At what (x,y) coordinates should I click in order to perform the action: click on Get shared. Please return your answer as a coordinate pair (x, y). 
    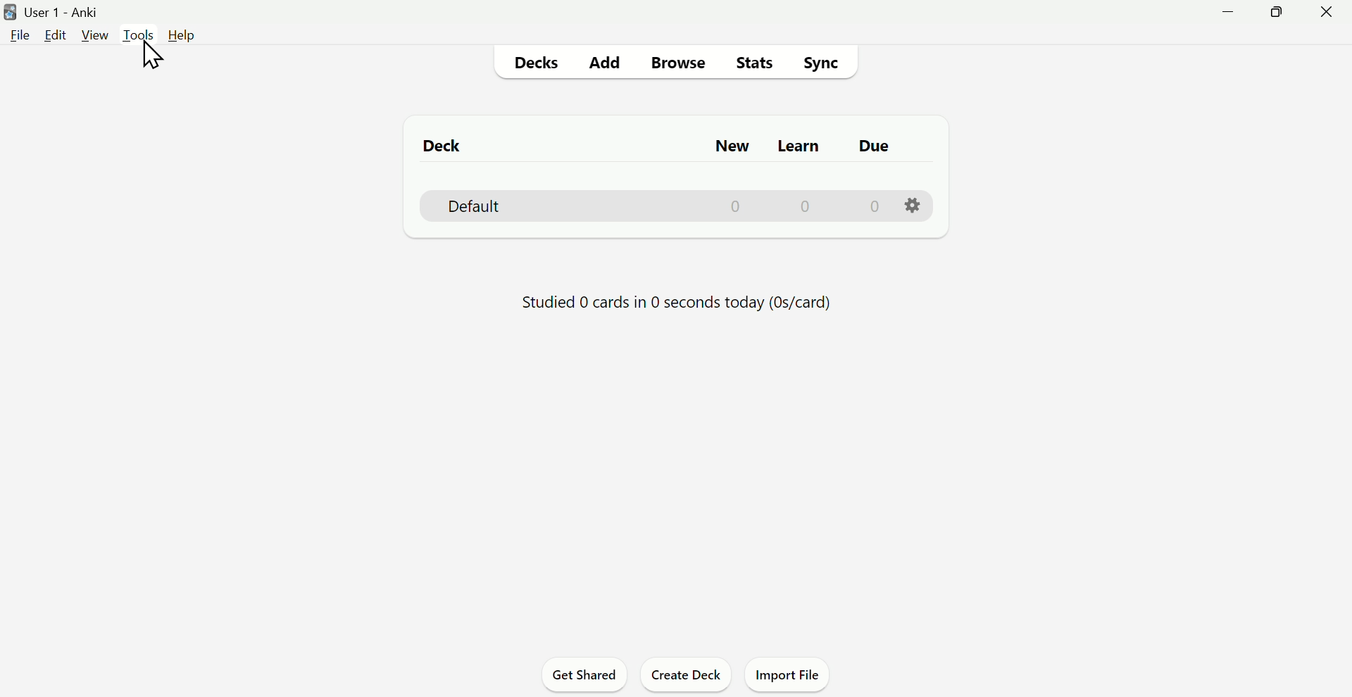
    Looking at the image, I should click on (585, 674).